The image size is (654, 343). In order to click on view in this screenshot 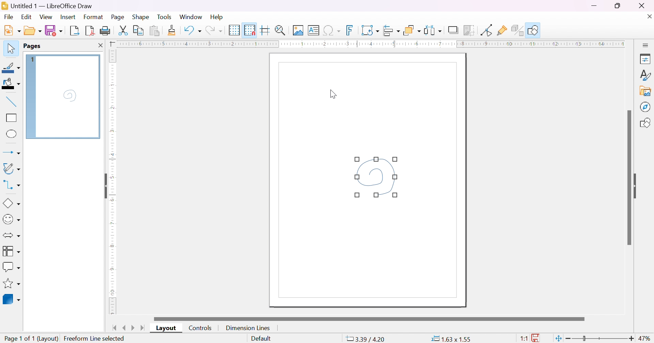, I will do `click(46, 17)`.